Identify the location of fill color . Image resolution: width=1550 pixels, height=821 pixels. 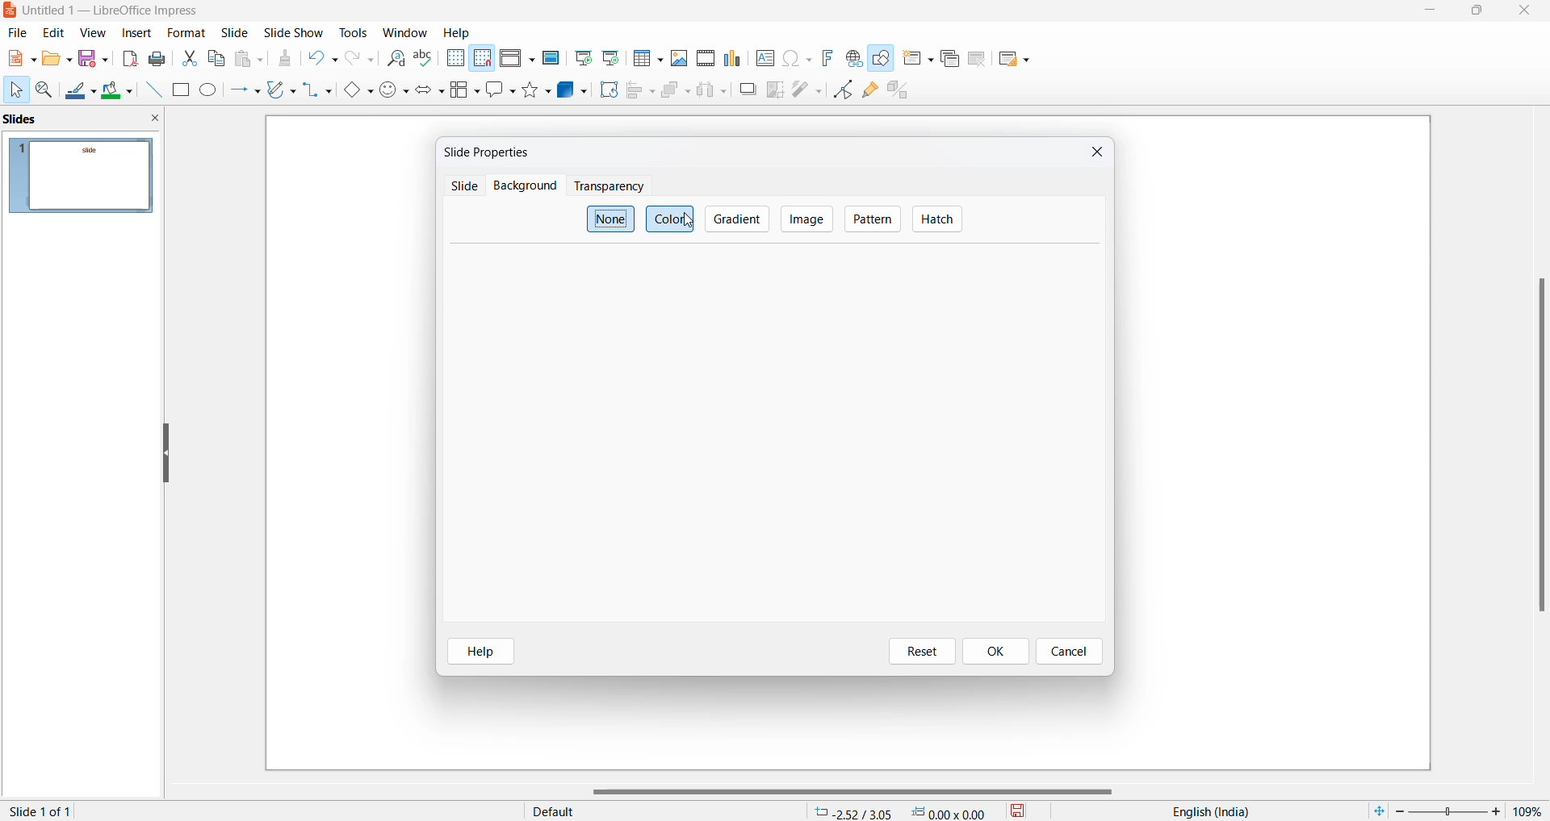
(119, 91).